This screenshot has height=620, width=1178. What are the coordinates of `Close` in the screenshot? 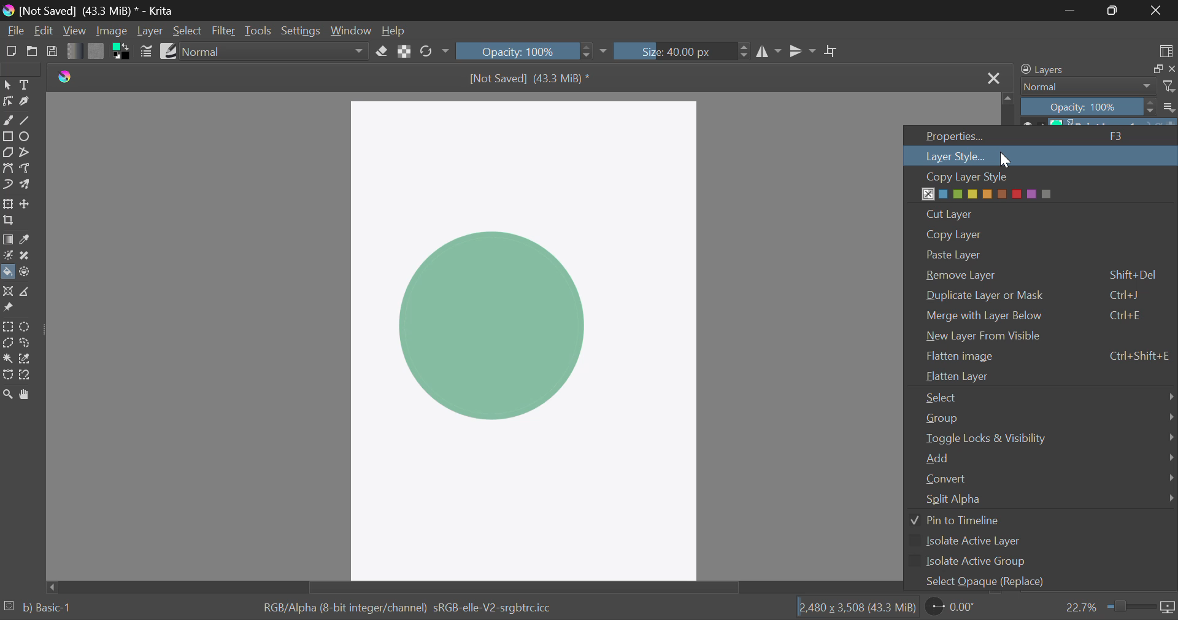 It's located at (993, 78).